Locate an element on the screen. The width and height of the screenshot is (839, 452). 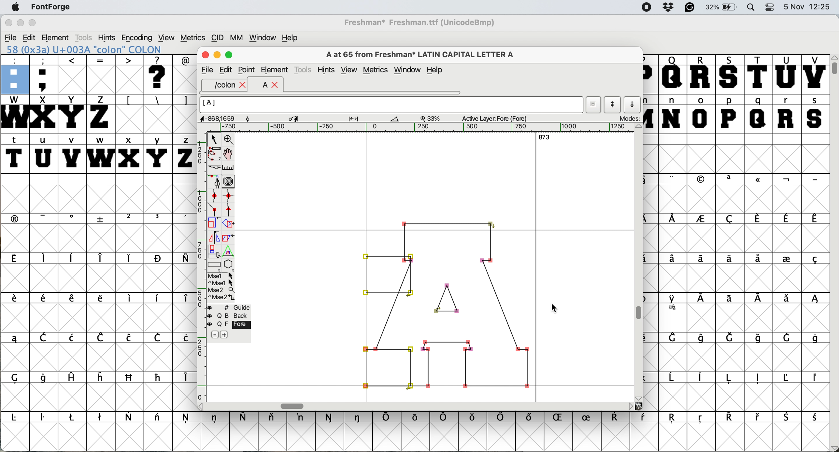
symbol is located at coordinates (183, 219).